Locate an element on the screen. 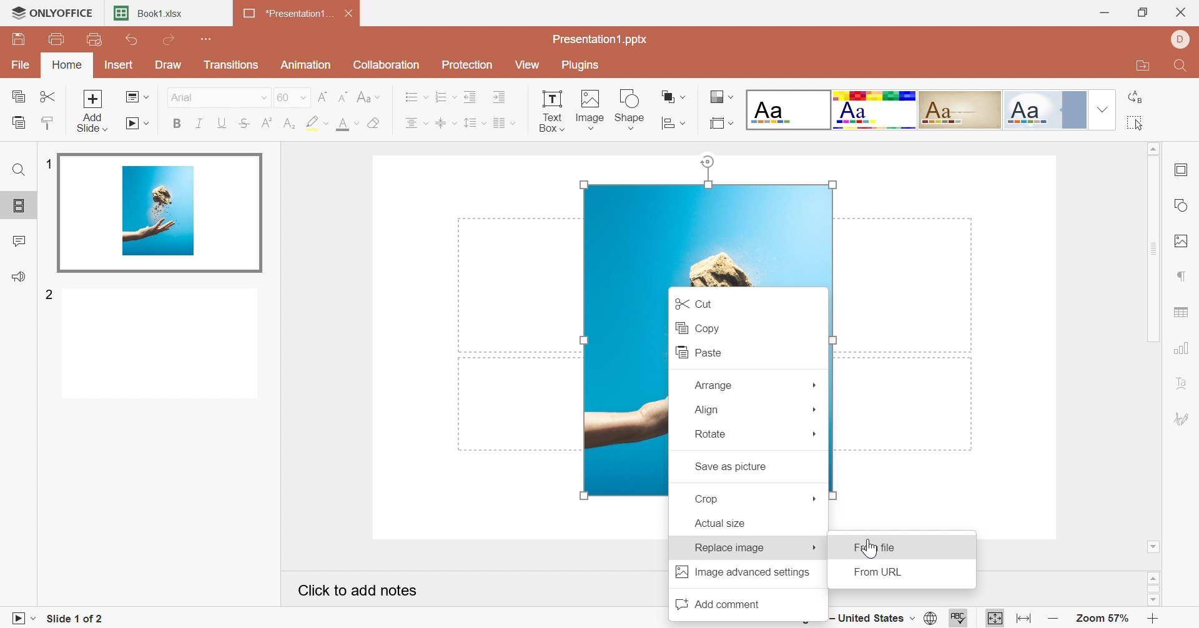  Undo is located at coordinates (133, 41).